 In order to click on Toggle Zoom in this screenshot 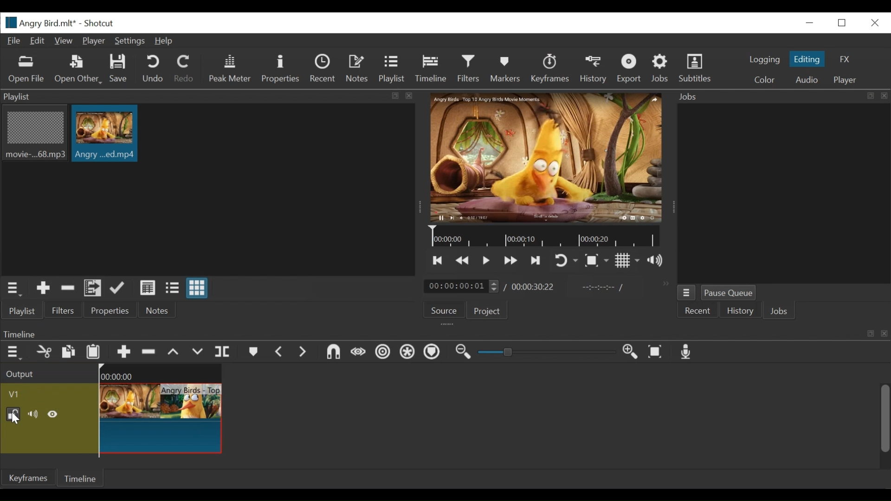, I will do `click(596, 261)`.